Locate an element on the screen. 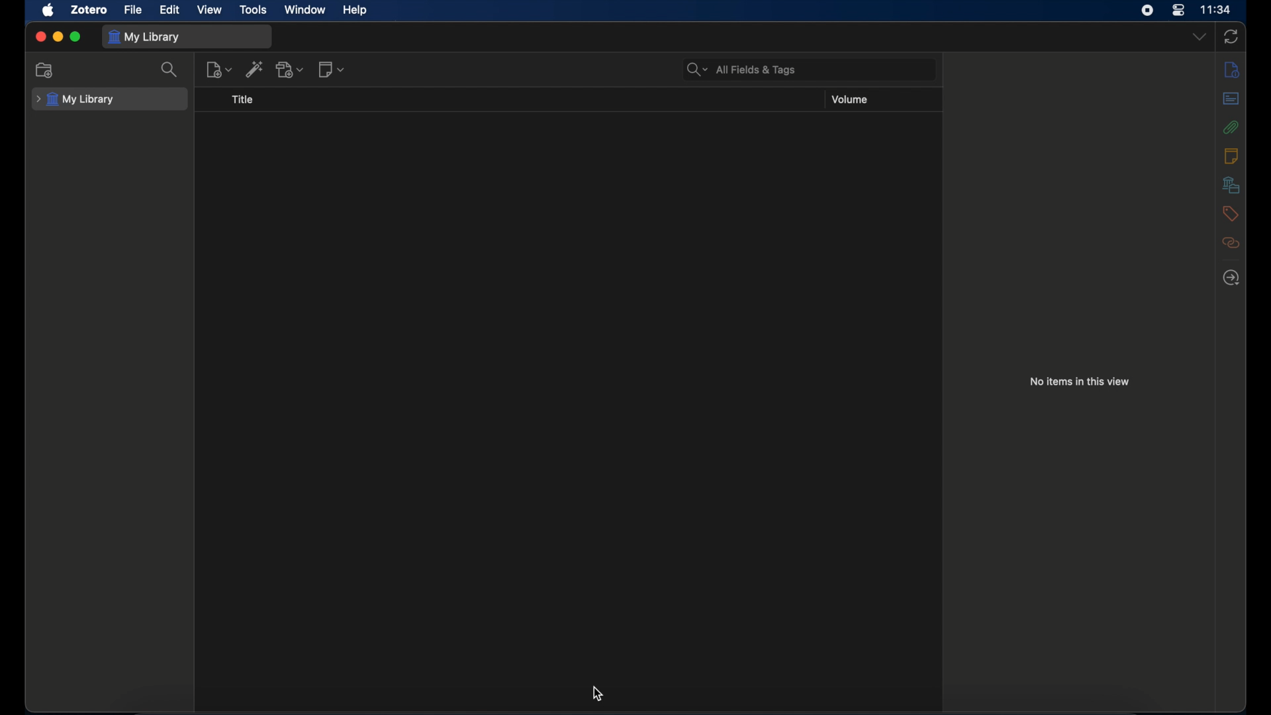 The width and height of the screenshot is (1271, 715). notes is located at coordinates (1230, 156).